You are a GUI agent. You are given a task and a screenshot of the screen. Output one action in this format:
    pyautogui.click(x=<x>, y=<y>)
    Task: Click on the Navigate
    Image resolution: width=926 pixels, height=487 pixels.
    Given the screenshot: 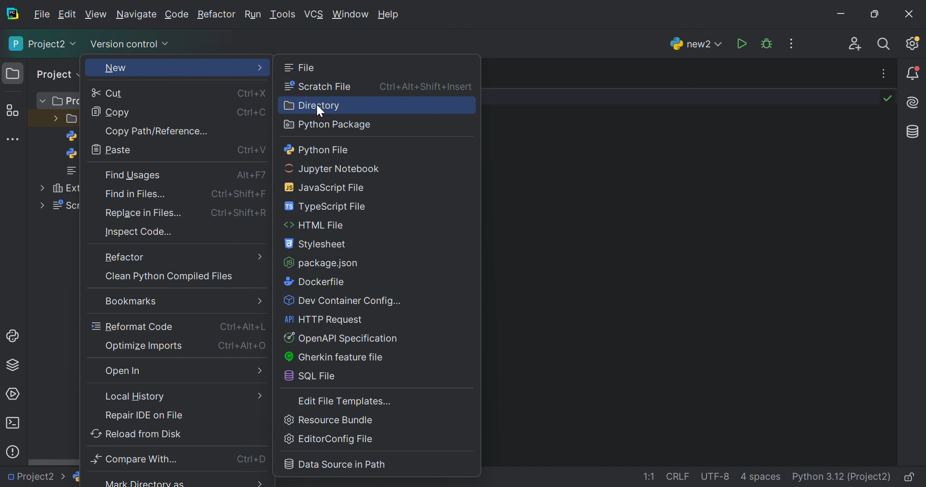 What is the action you would take?
    pyautogui.click(x=138, y=14)
    